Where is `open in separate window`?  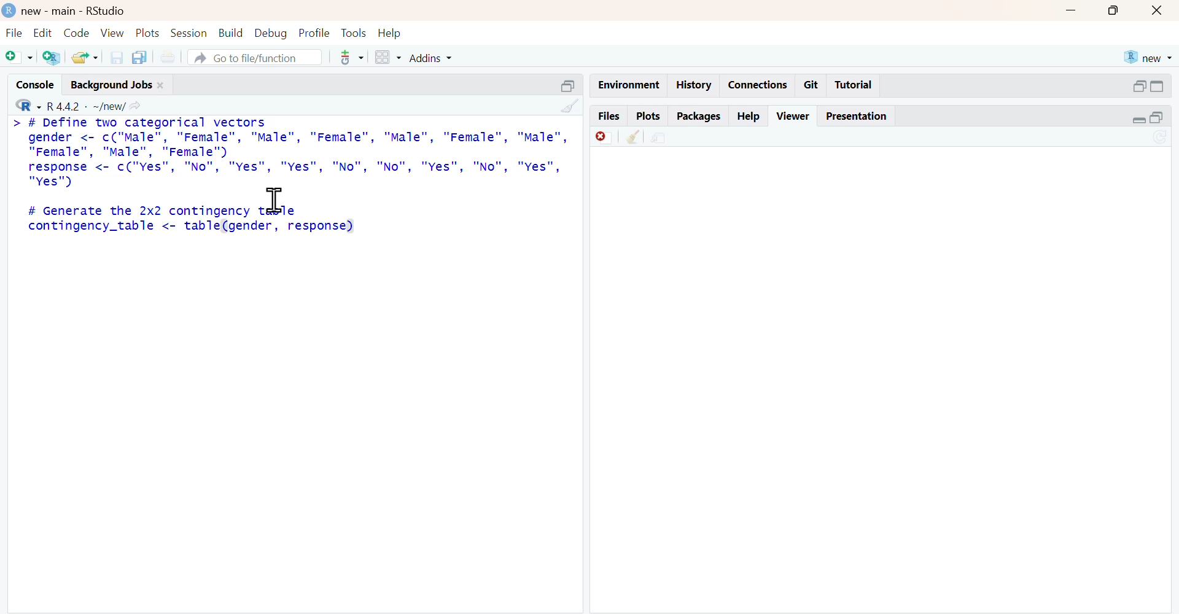
open in separate window is located at coordinates (1157, 117).